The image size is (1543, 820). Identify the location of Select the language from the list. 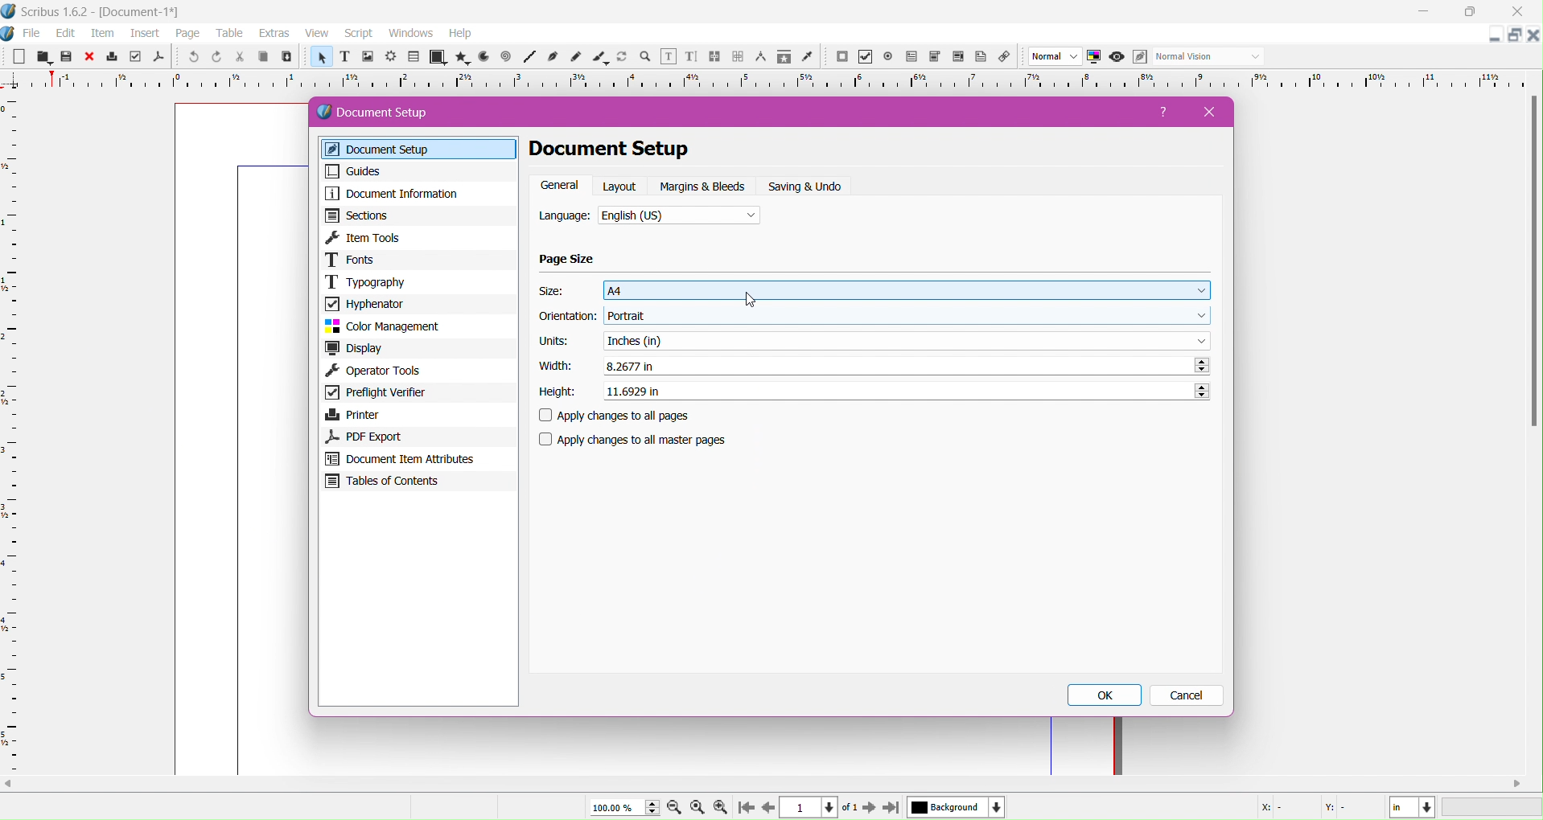
(680, 217).